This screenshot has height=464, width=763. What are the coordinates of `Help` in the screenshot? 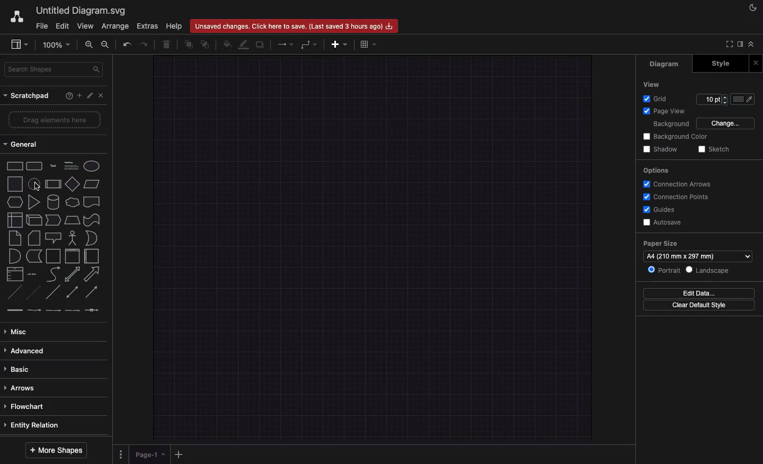 It's located at (67, 97).